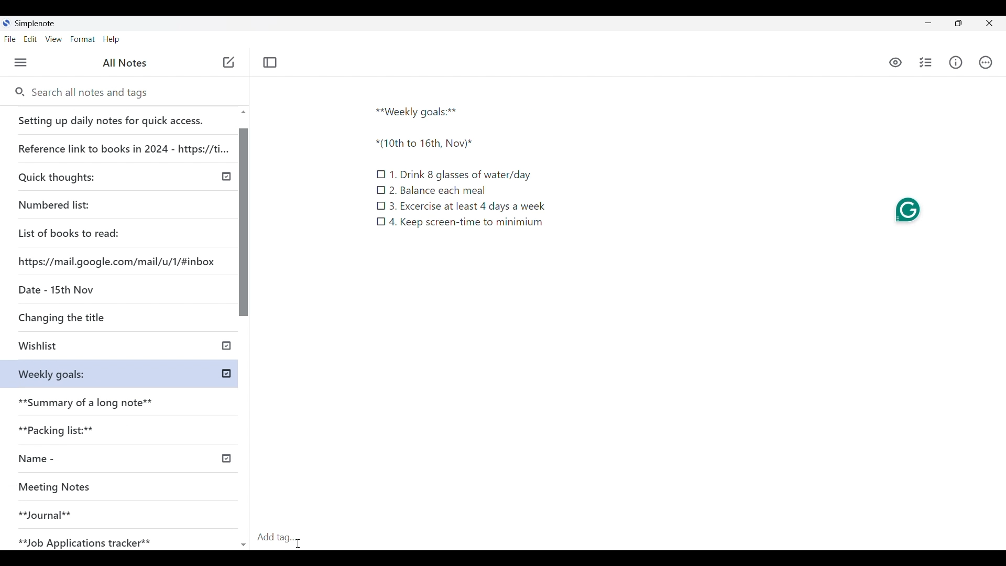  Describe the element at coordinates (70, 232) in the screenshot. I see `List of books` at that location.